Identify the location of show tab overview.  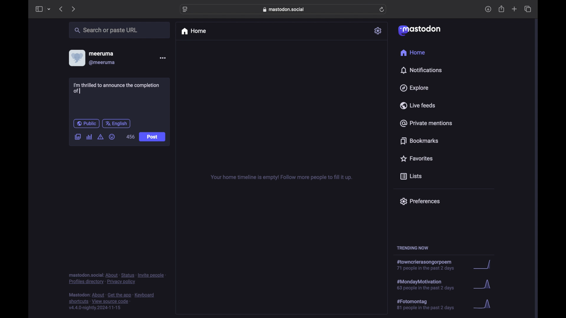
(528, 9).